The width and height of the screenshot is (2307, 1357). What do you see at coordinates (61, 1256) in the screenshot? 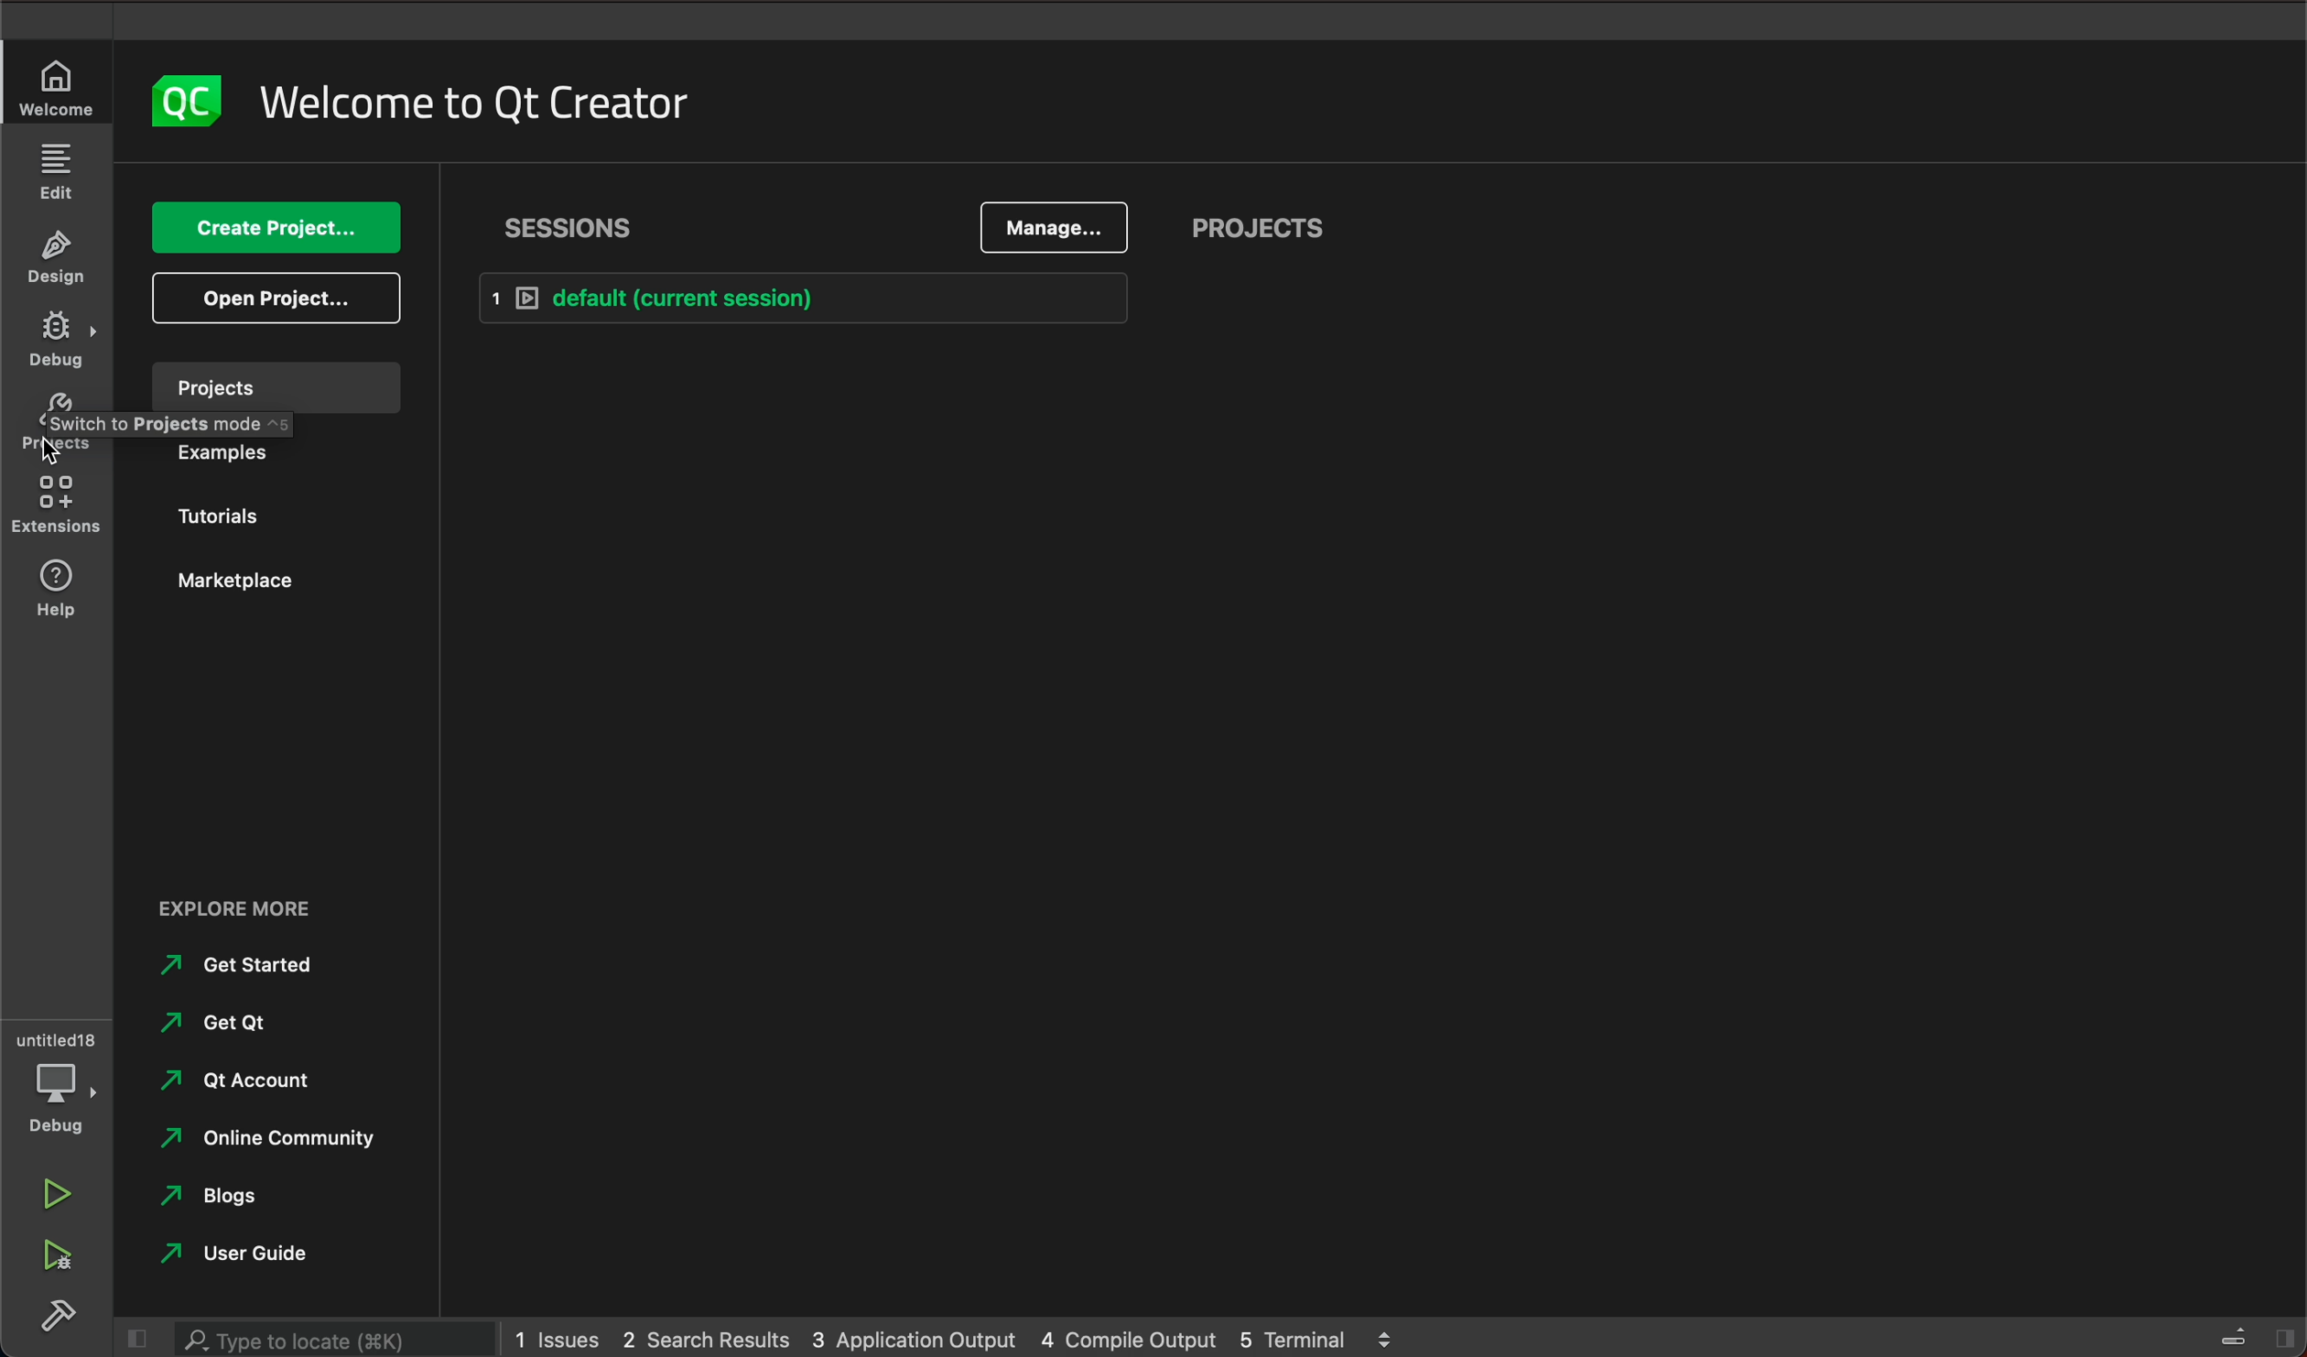
I see `run debug` at bounding box center [61, 1256].